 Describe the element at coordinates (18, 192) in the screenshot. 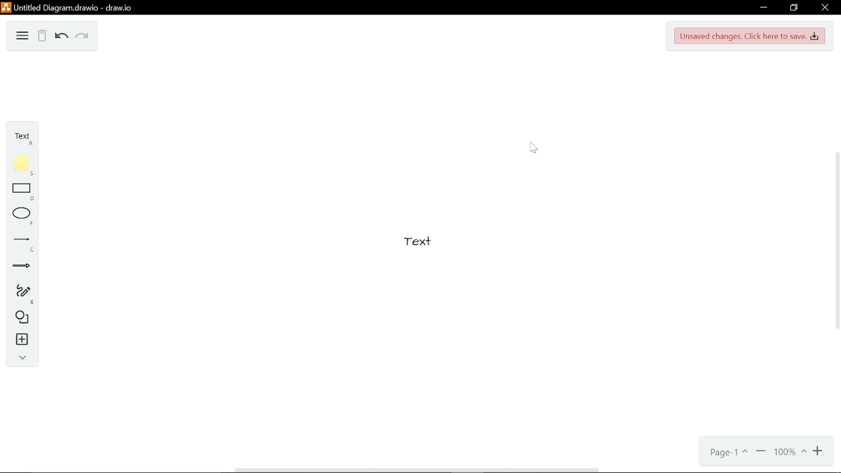

I see `Rectangle` at that location.